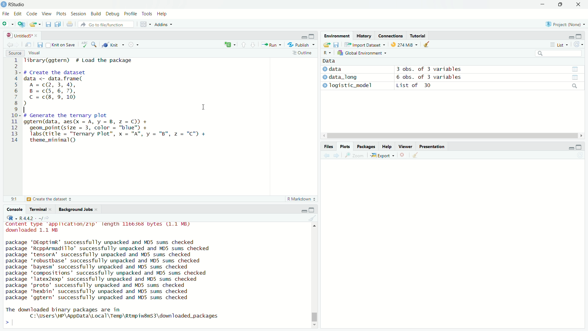 The image size is (588, 331). What do you see at coordinates (146, 25) in the screenshot?
I see `grid` at bounding box center [146, 25].